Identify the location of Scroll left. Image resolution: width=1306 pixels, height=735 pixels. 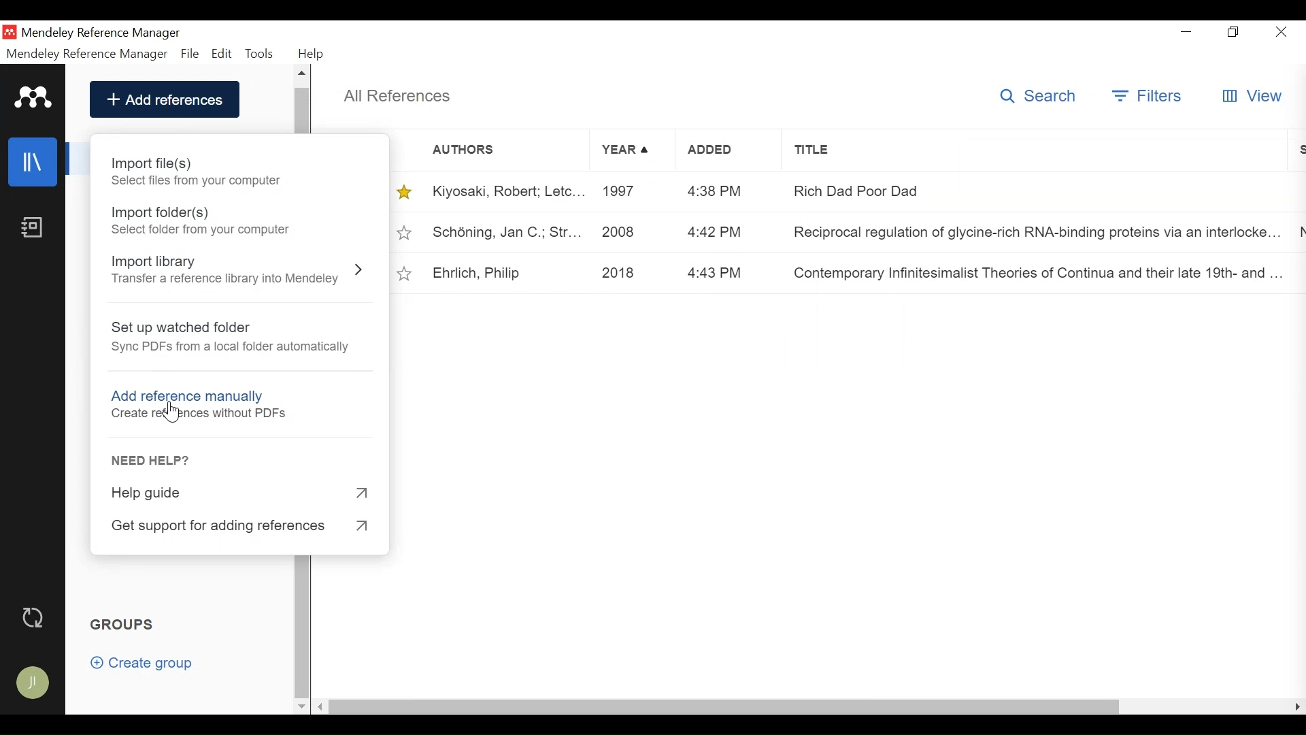
(321, 707).